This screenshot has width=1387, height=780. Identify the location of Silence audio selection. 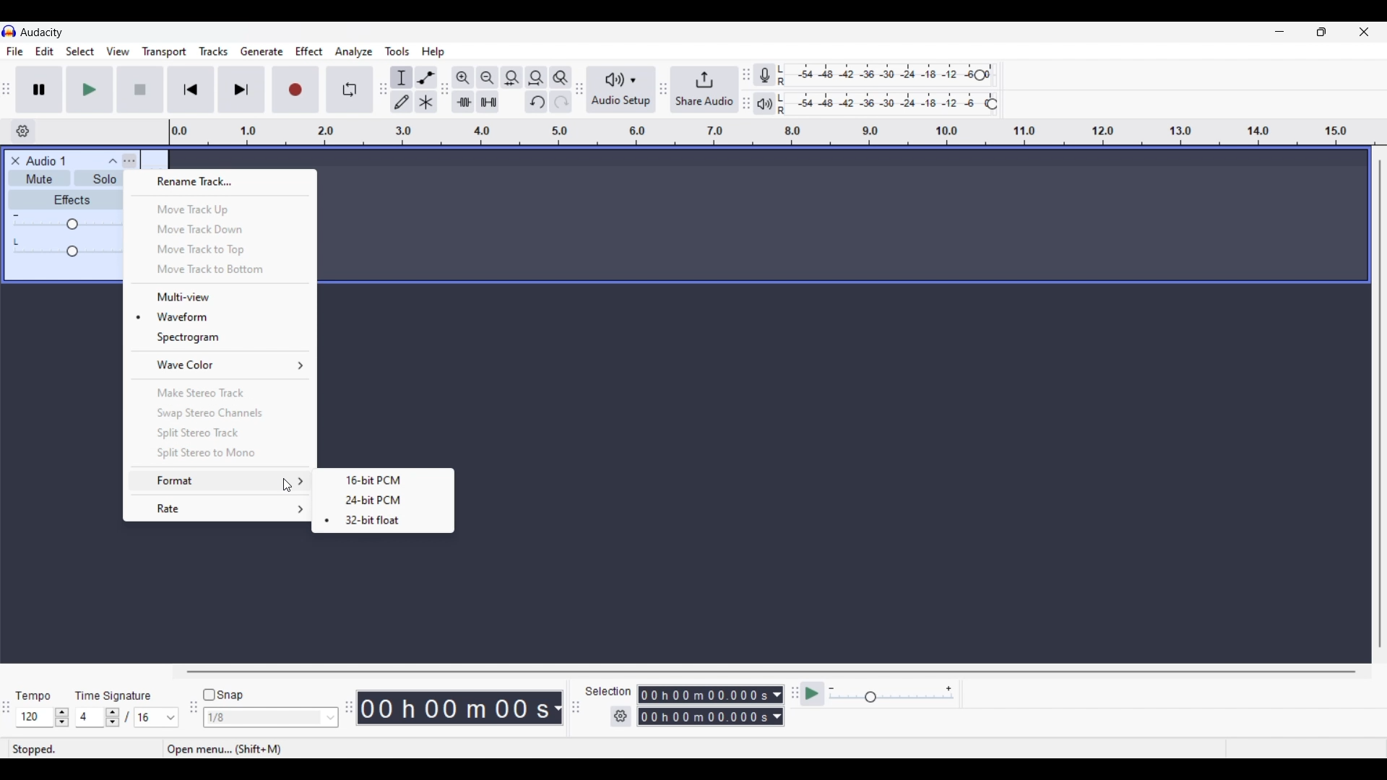
(488, 102).